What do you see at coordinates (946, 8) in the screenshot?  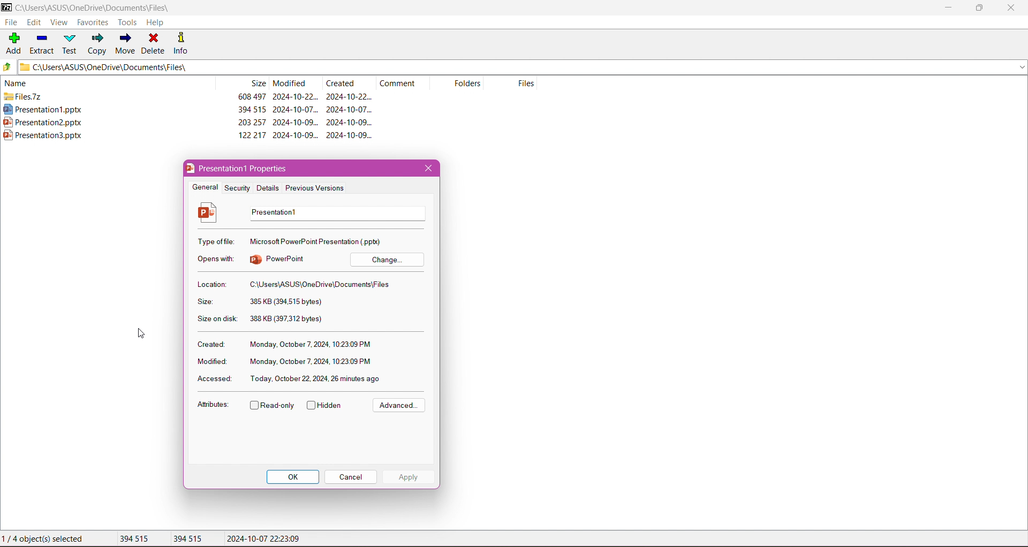 I see `Minimize` at bounding box center [946, 8].